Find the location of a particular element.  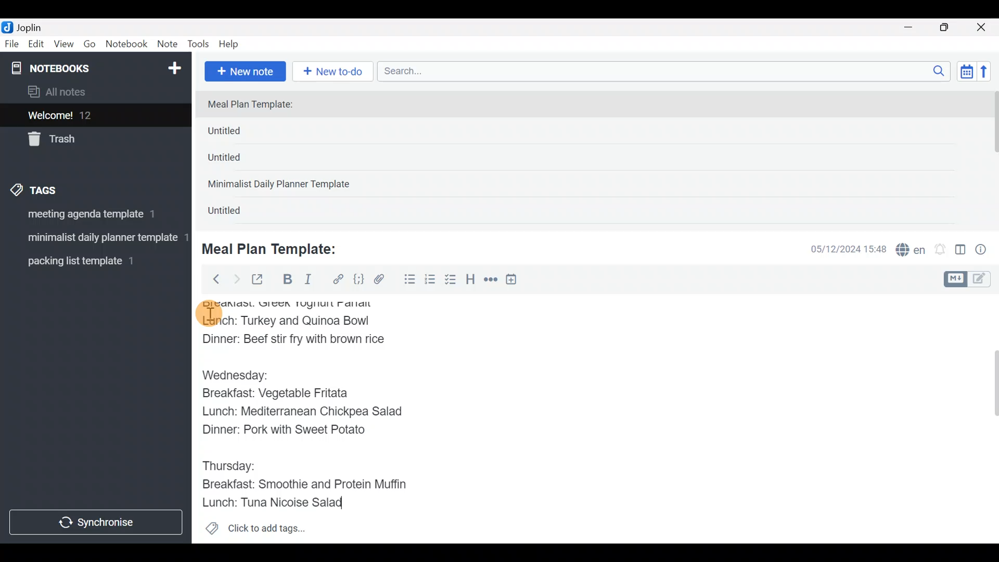

Toggle editors is located at coordinates (970, 278).